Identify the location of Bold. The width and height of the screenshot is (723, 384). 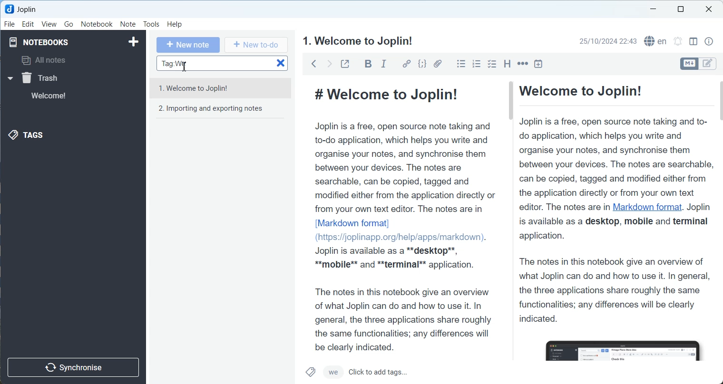
(367, 64).